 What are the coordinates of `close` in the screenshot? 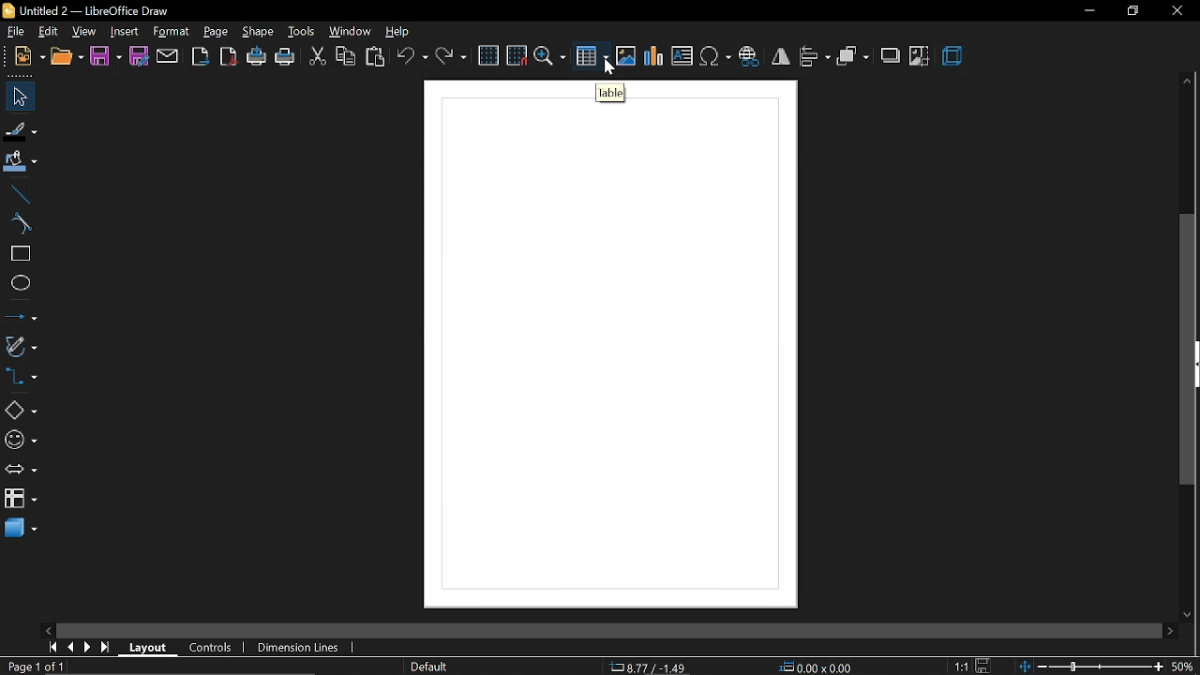 It's located at (1177, 11).